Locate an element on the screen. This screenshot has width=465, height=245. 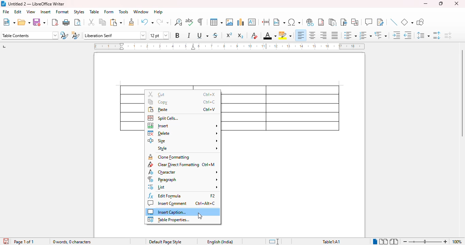
update selected style is located at coordinates (64, 35).